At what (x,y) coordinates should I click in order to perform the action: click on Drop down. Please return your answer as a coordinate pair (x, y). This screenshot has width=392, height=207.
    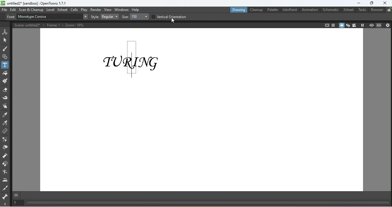
    Looking at the image, I should click on (139, 17).